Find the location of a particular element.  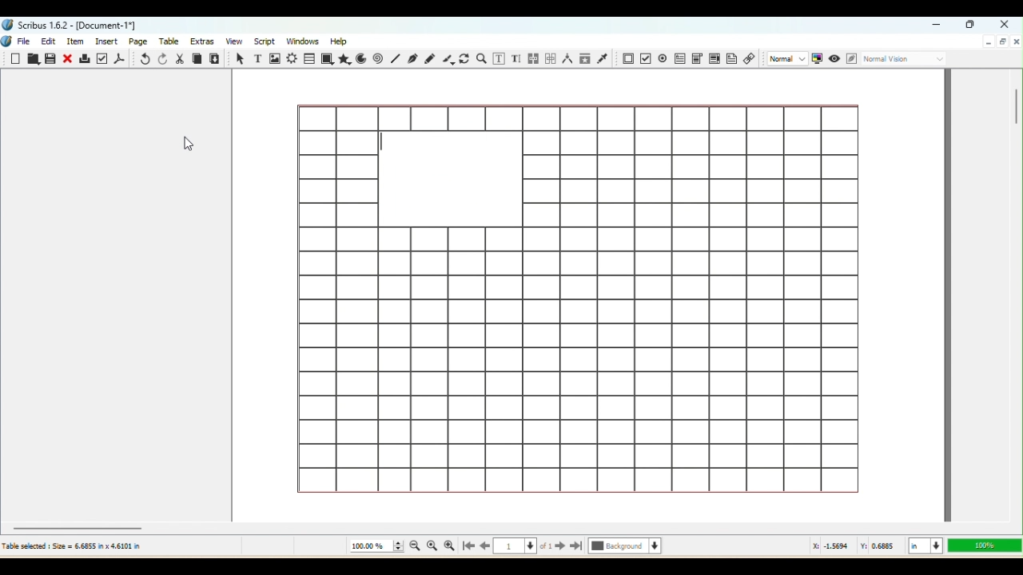

cursor is located at coordinates (187, 144).